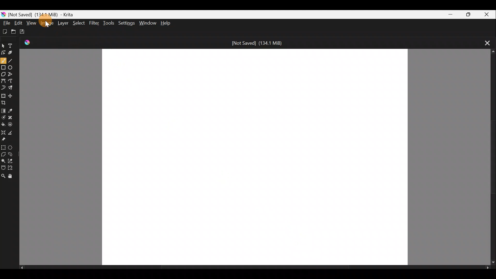 This screenshot has width=496, height=279. Describe the element at coordinates (4, 75) in the screenshot. I see `Polygon tool` at that location.